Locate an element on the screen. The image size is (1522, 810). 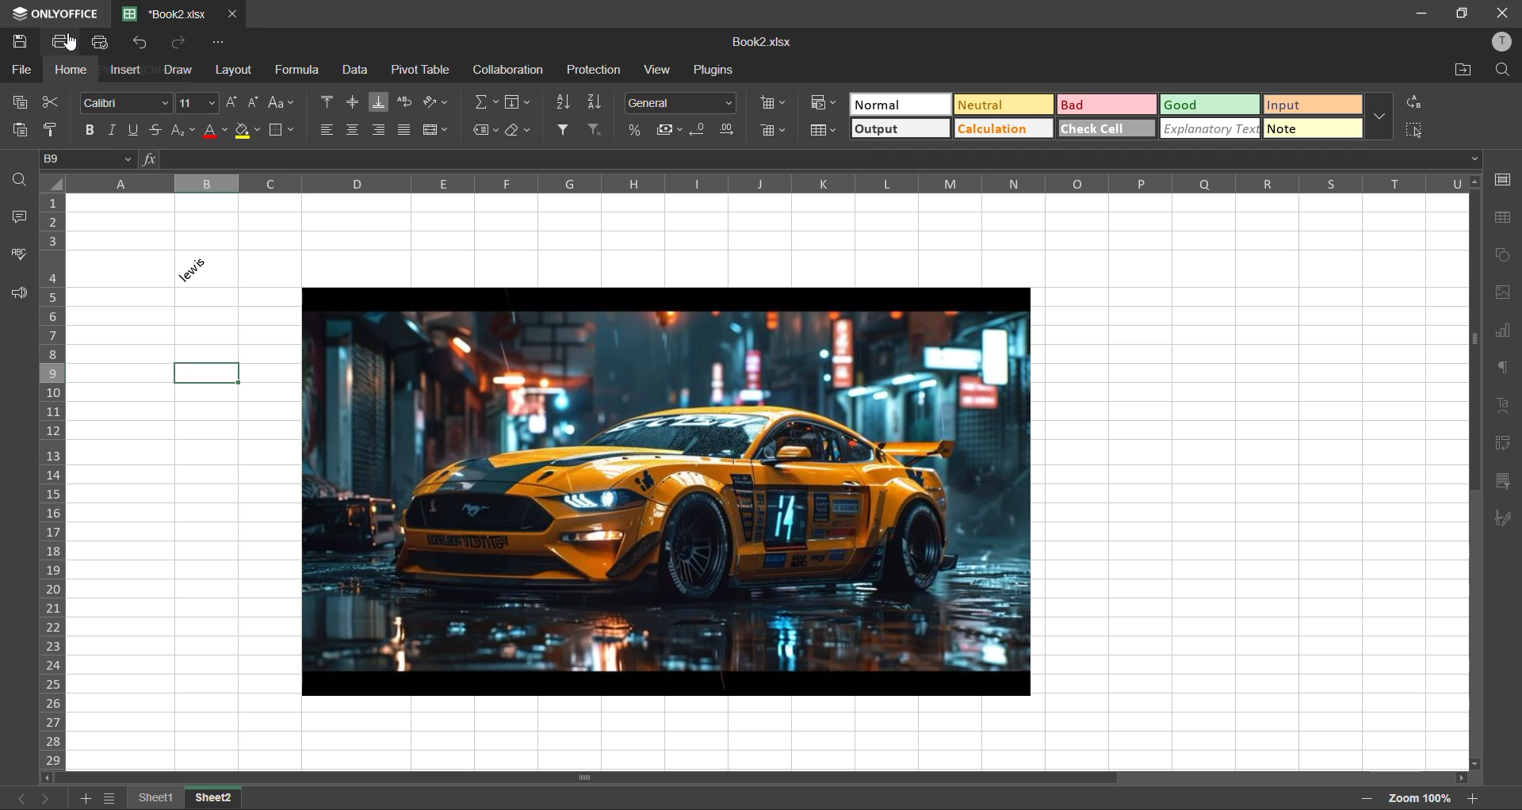
feedback is located at coordinates (18, 293).